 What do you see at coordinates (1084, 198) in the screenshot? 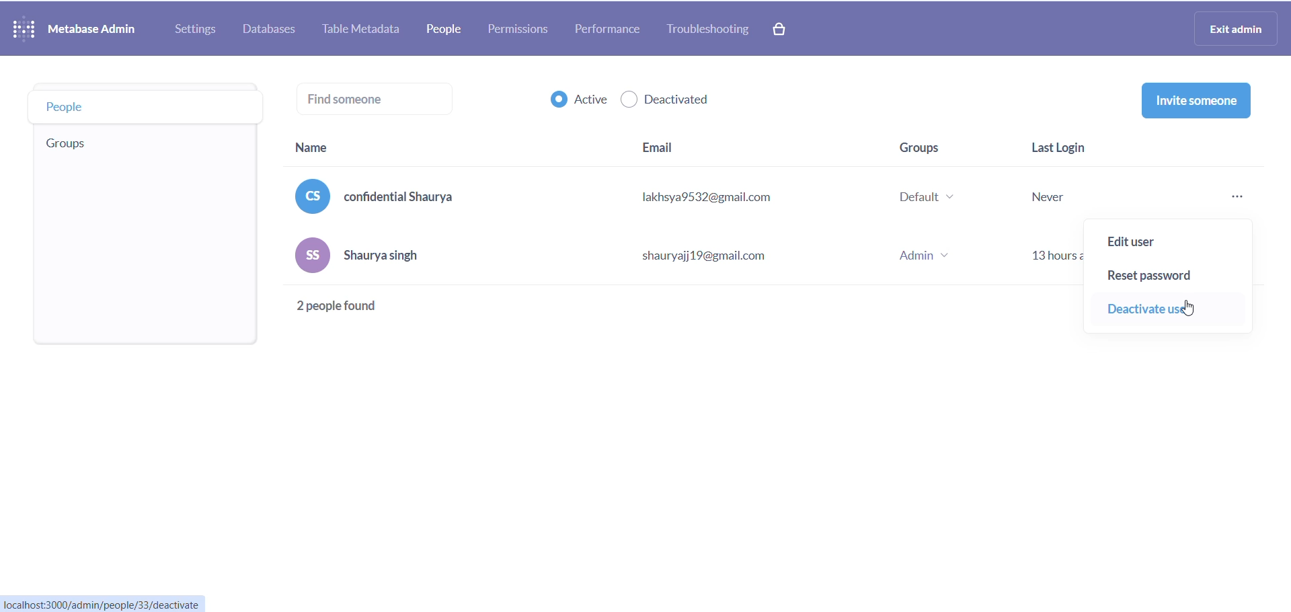
I see `last login stats` at bounding box center [1084, 198].